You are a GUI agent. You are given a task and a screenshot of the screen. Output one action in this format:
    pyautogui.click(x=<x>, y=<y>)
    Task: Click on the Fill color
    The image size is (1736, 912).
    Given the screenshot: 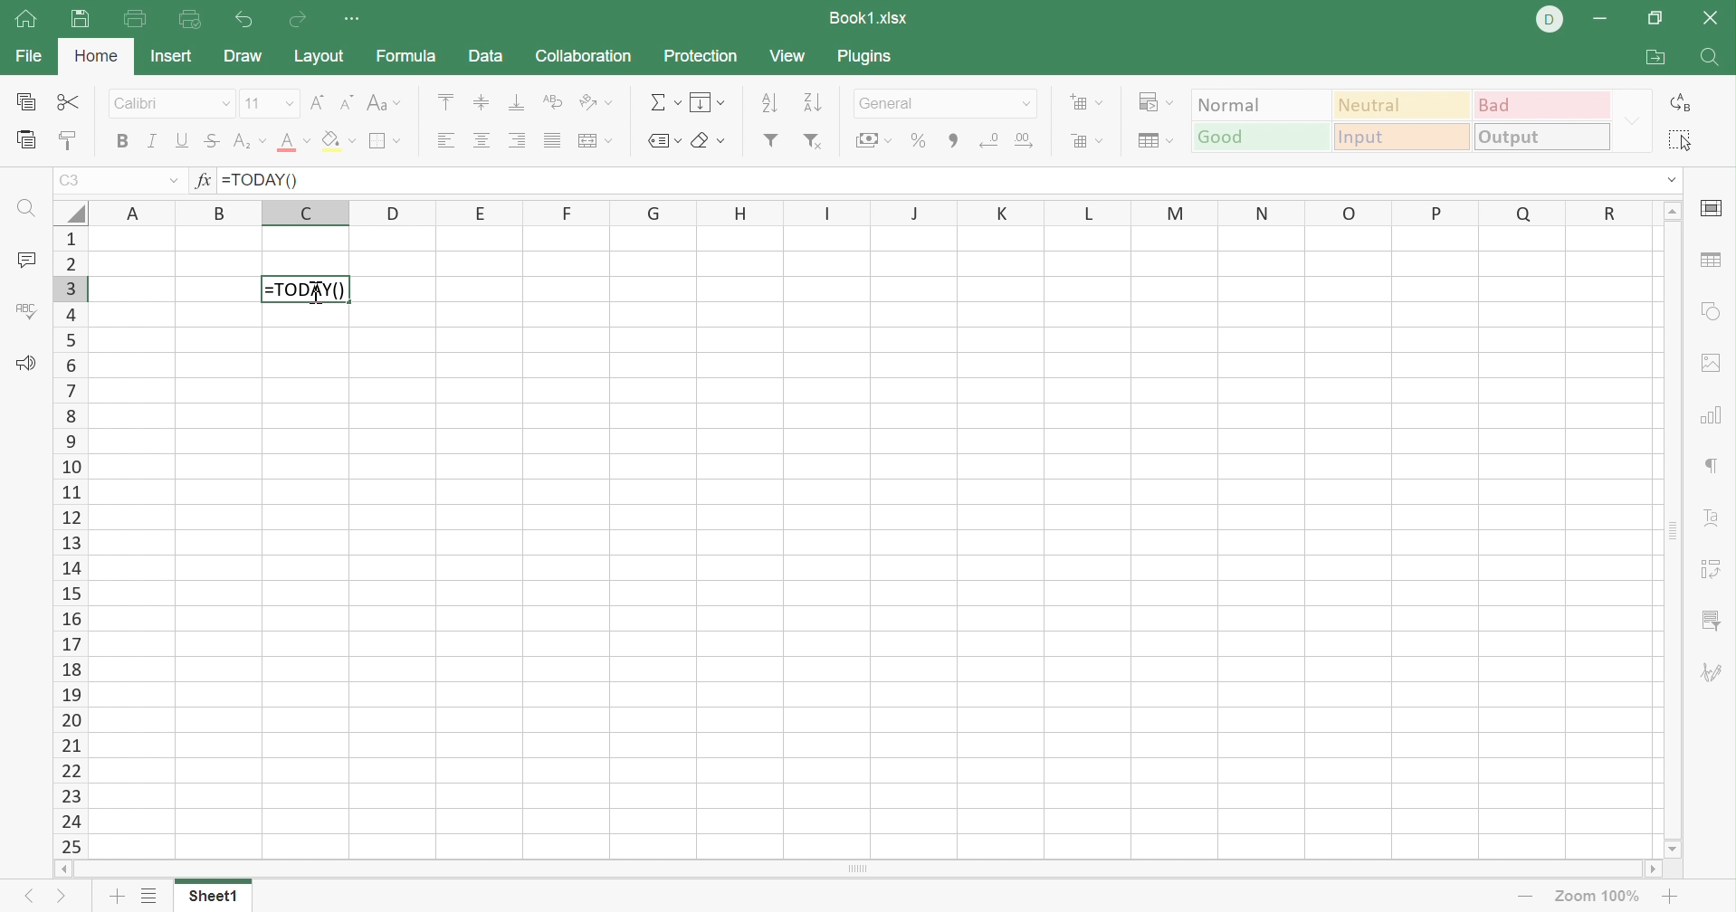 What is the action you would take?
    pyautogui.click(x=339, y=141)
    